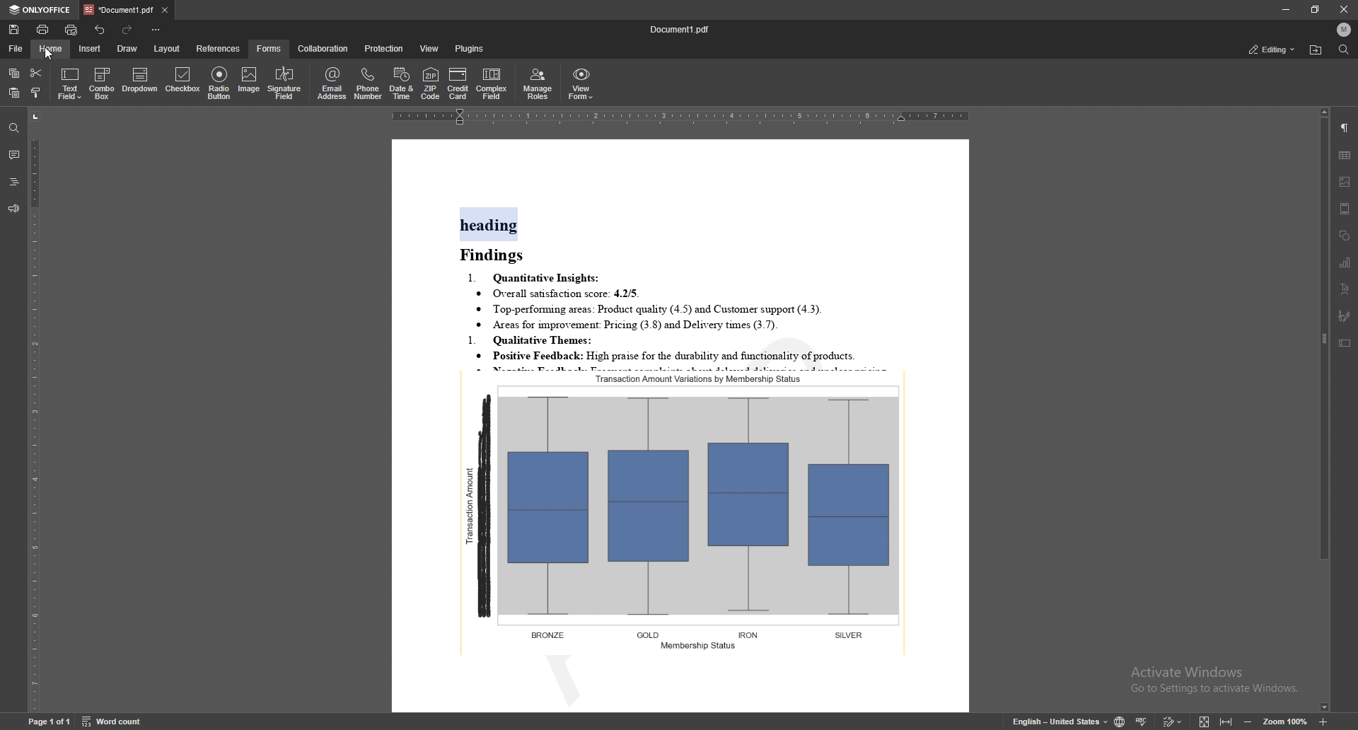  Describe the element at coordinates (1344, 30) in the screenshot. I see `profile` at that location.